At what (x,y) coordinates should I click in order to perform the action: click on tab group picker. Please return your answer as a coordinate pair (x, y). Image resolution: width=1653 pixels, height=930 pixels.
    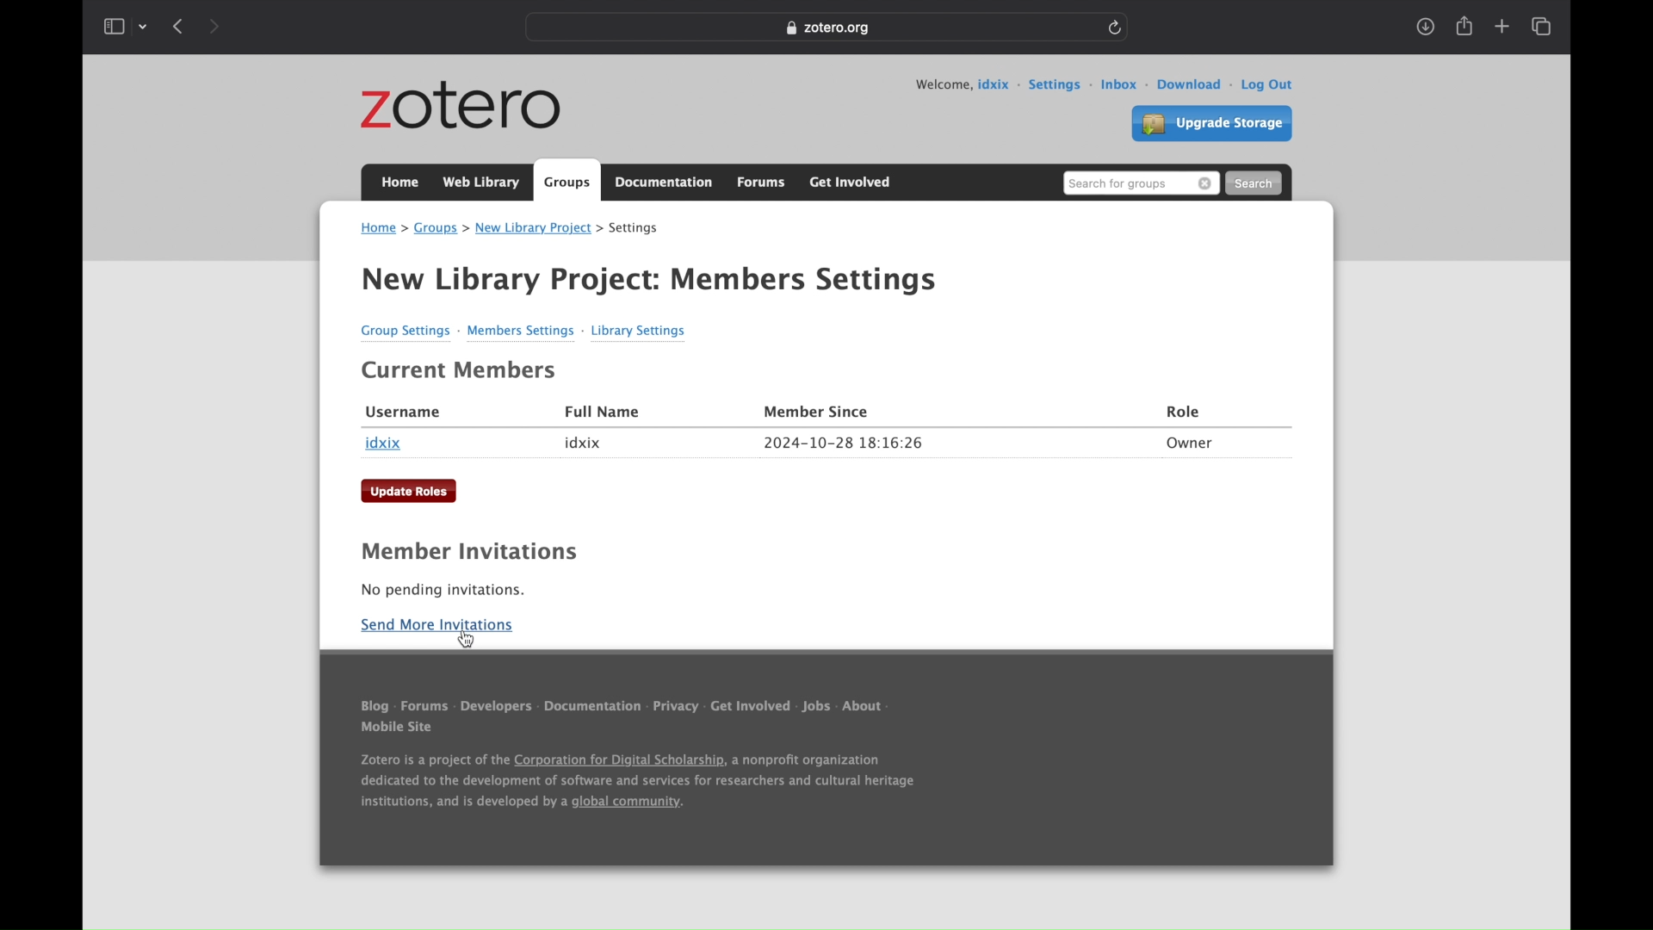
    Looking at the image, I should click on (144, 26).